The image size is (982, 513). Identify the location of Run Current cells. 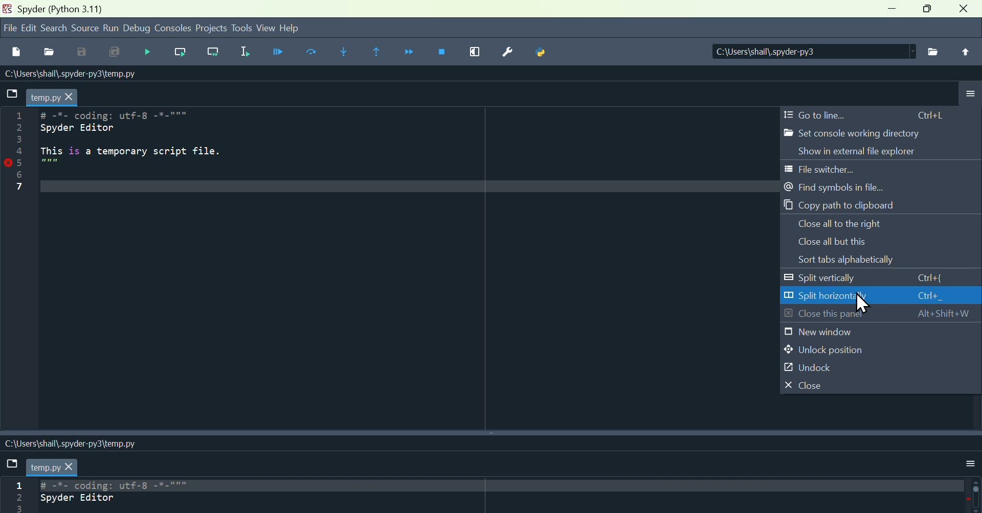
(310, 52).